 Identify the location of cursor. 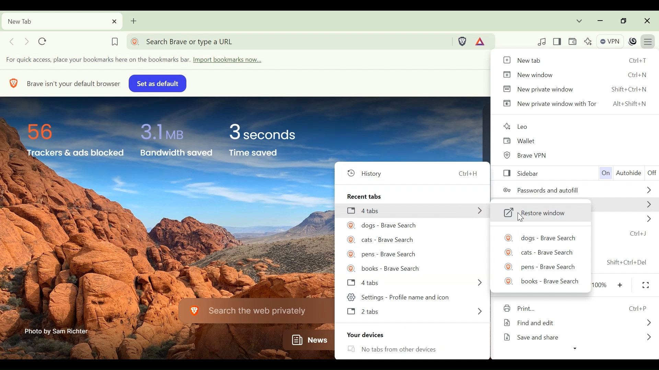
(522, 218).